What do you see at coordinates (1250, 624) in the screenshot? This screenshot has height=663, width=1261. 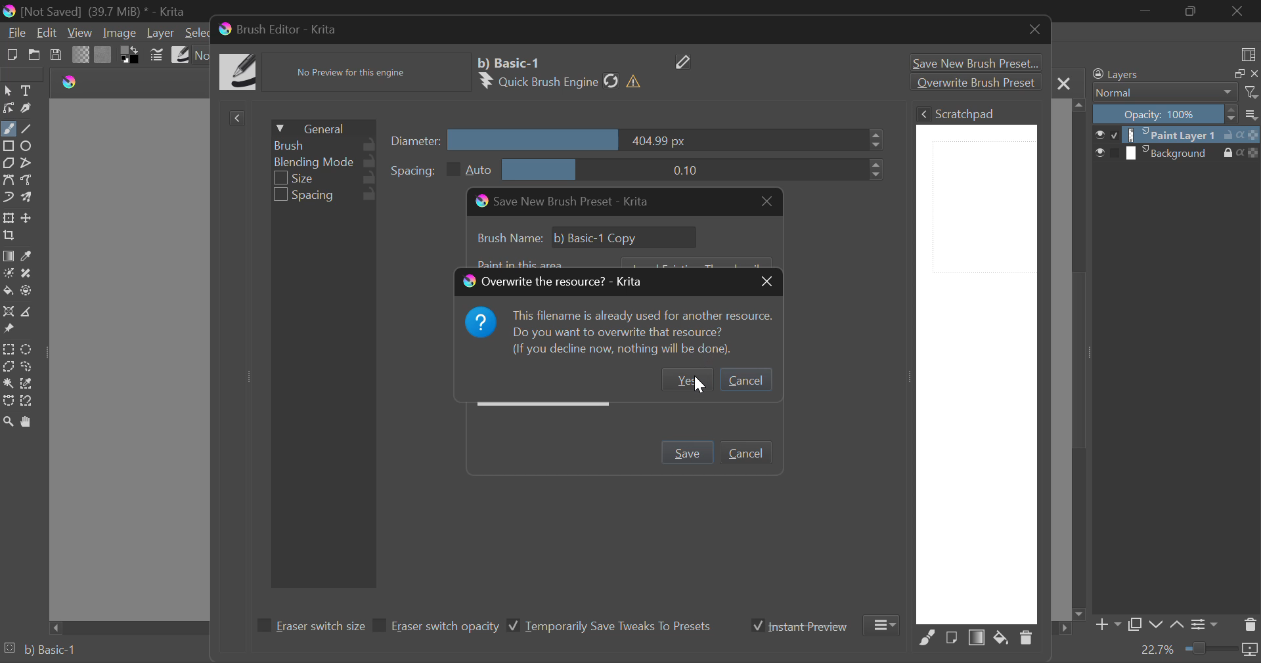 I see `Delete Layer` at bounding box center [1250, 624].